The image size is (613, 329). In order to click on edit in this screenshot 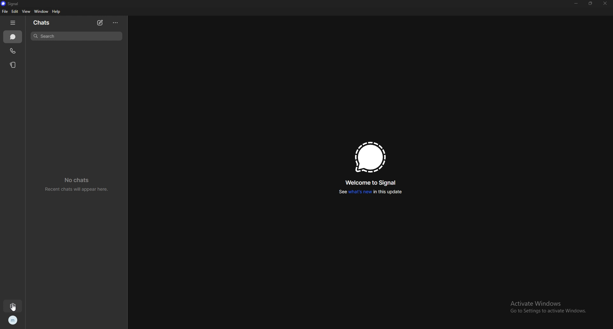, I will do `click(15, 11)`.